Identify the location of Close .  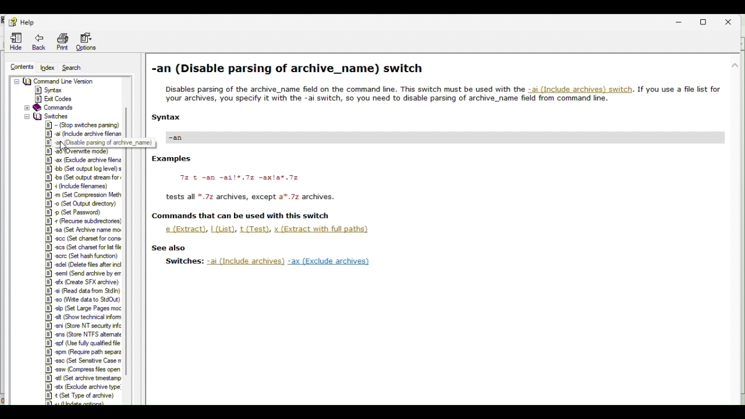
(733, 21).